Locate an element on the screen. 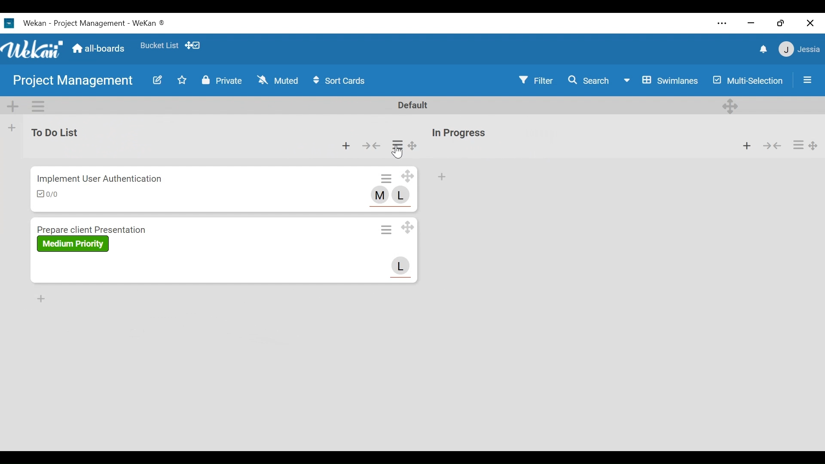  Card Actions is located at coordinates (385, 229).